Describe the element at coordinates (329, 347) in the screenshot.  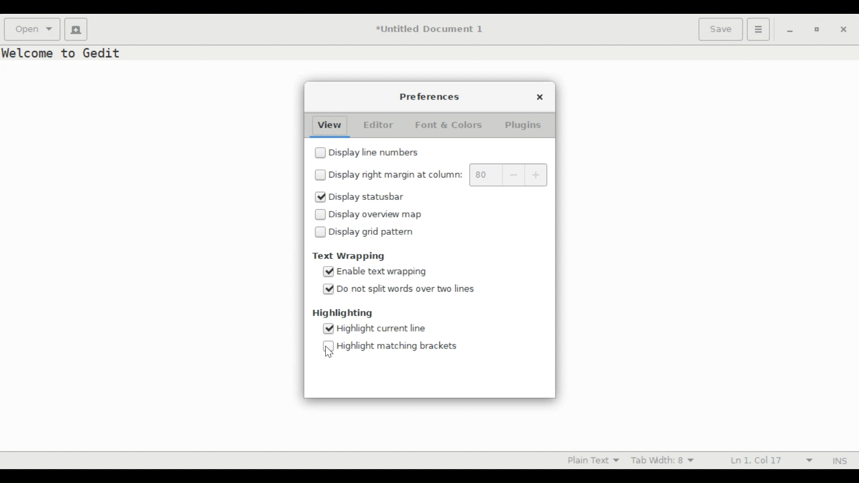
I see `checkbox` at that location.